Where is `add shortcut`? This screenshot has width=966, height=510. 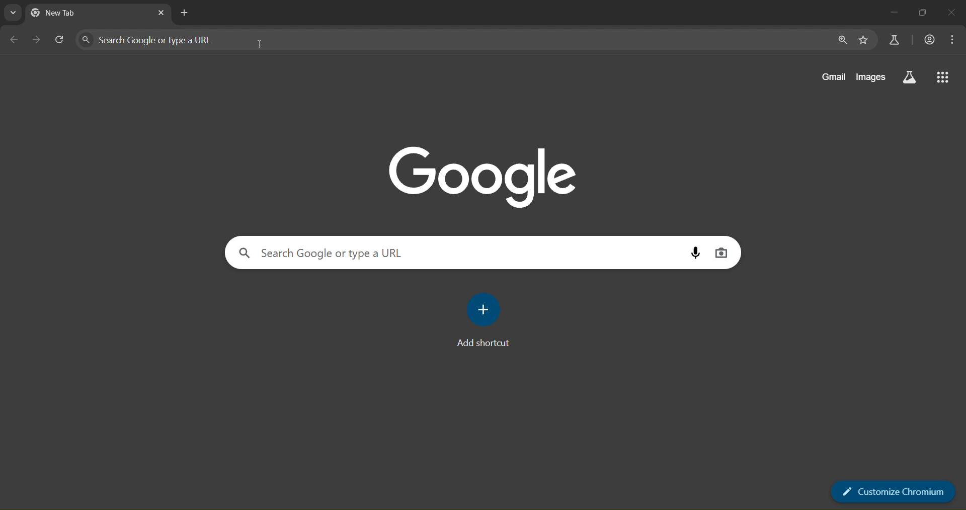
add shortcut is located at coordinates (487, 319).